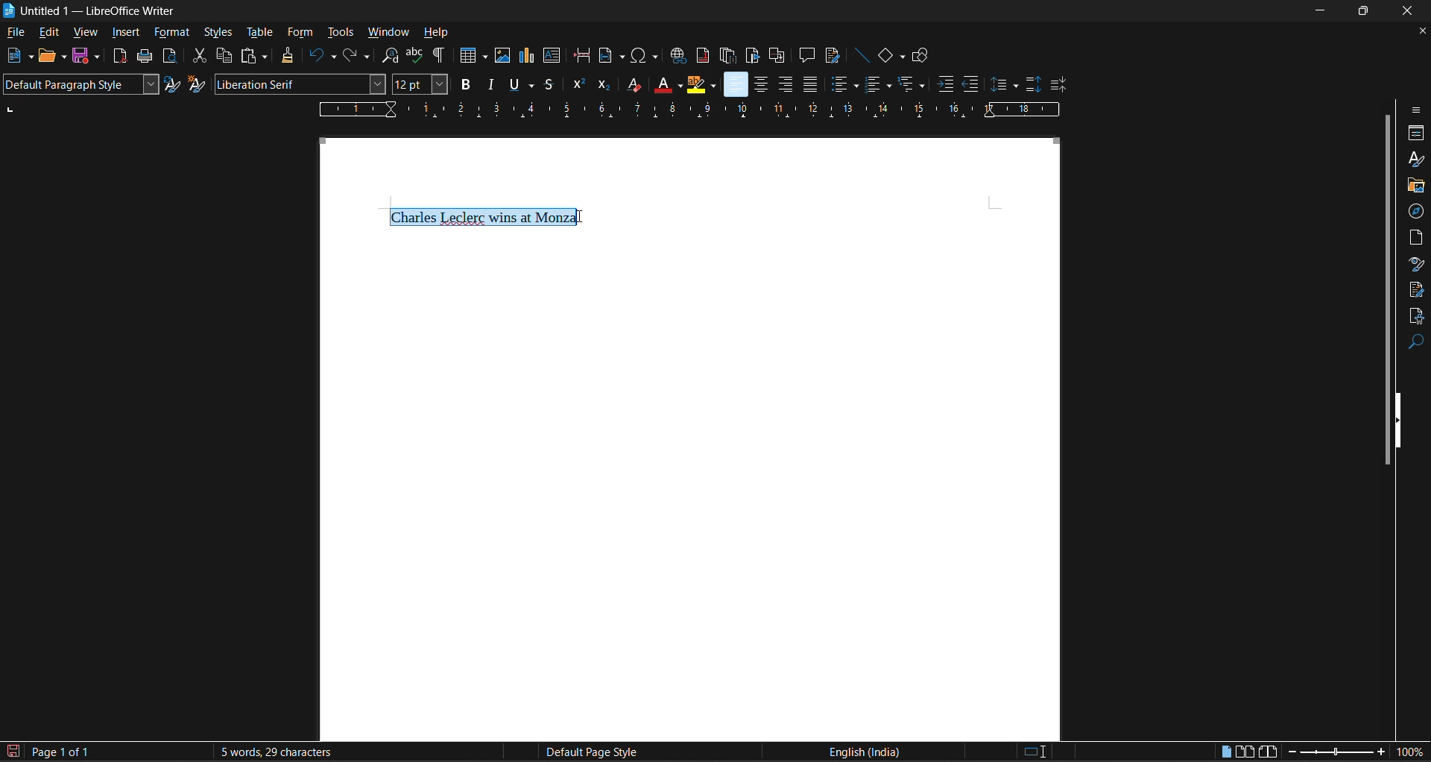 The image size is (1431, 762). What do you see at coordinates (1417, 290) in the screenshot?
I see `manage changes` at bounding box center [1417, 290].